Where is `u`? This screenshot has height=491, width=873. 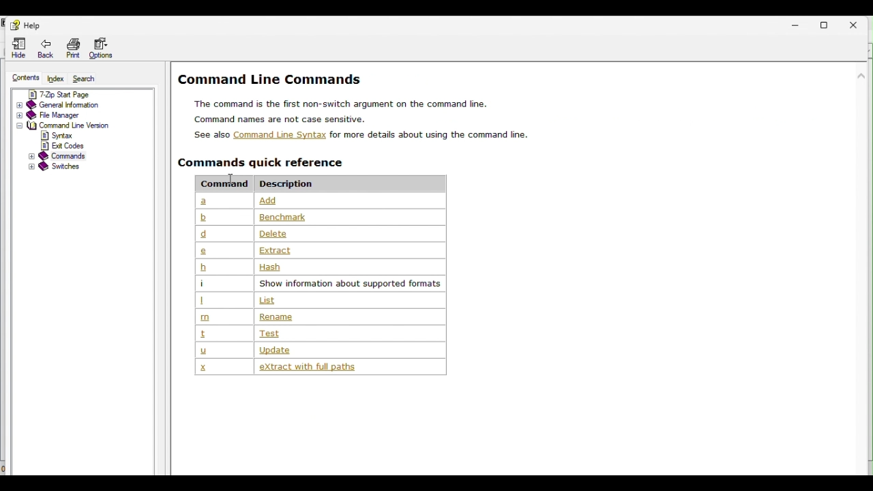
u is located at coordinates (203, 351).